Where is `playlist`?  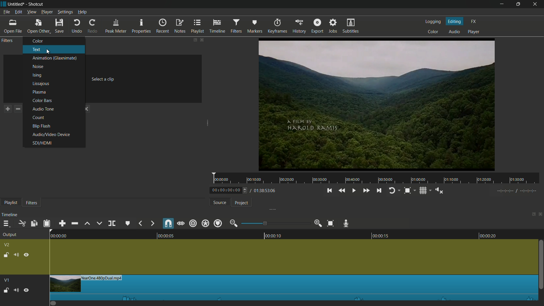 playlist is located at coordinates (10, 202).